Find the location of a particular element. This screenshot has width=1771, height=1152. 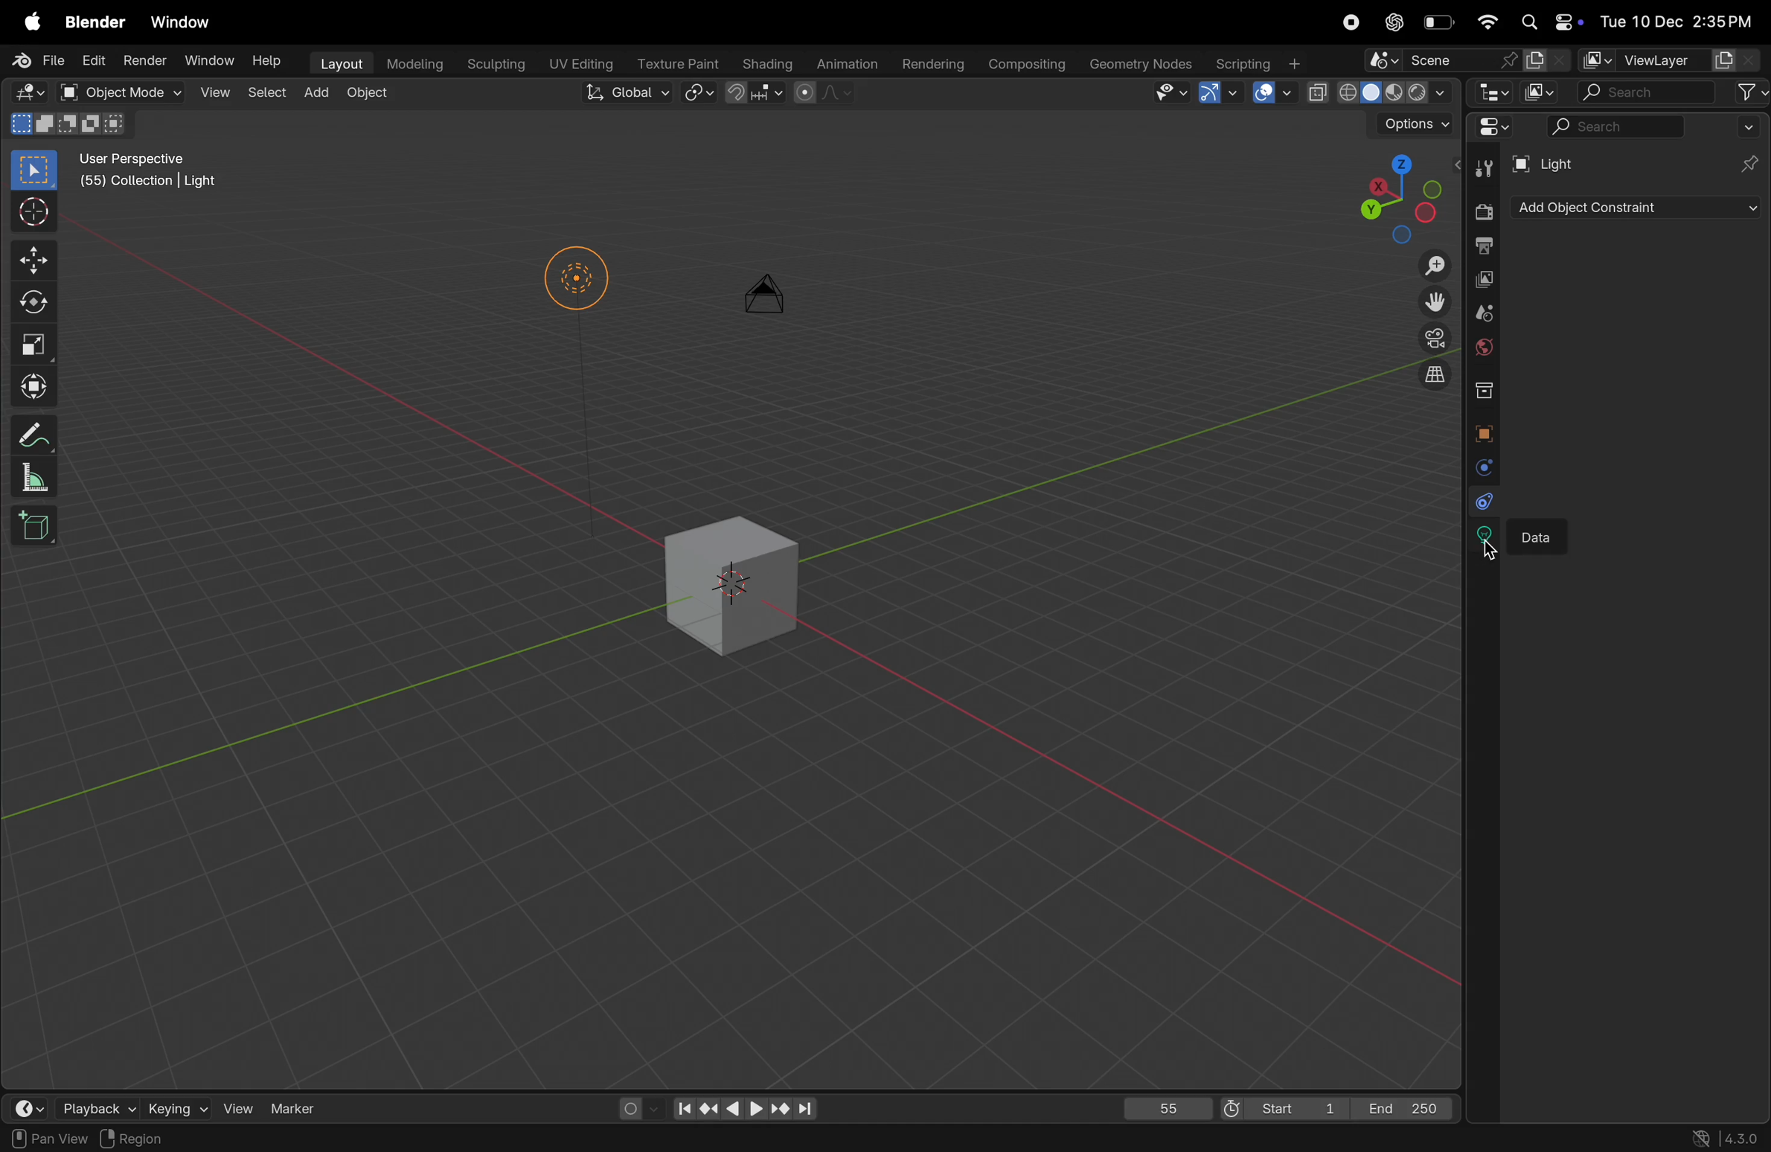

marker is located at coordinates (295, 1107).